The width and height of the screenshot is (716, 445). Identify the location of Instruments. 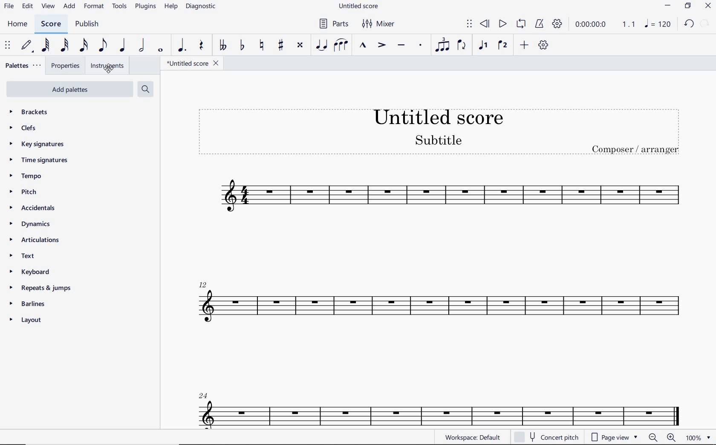
(107, 66).